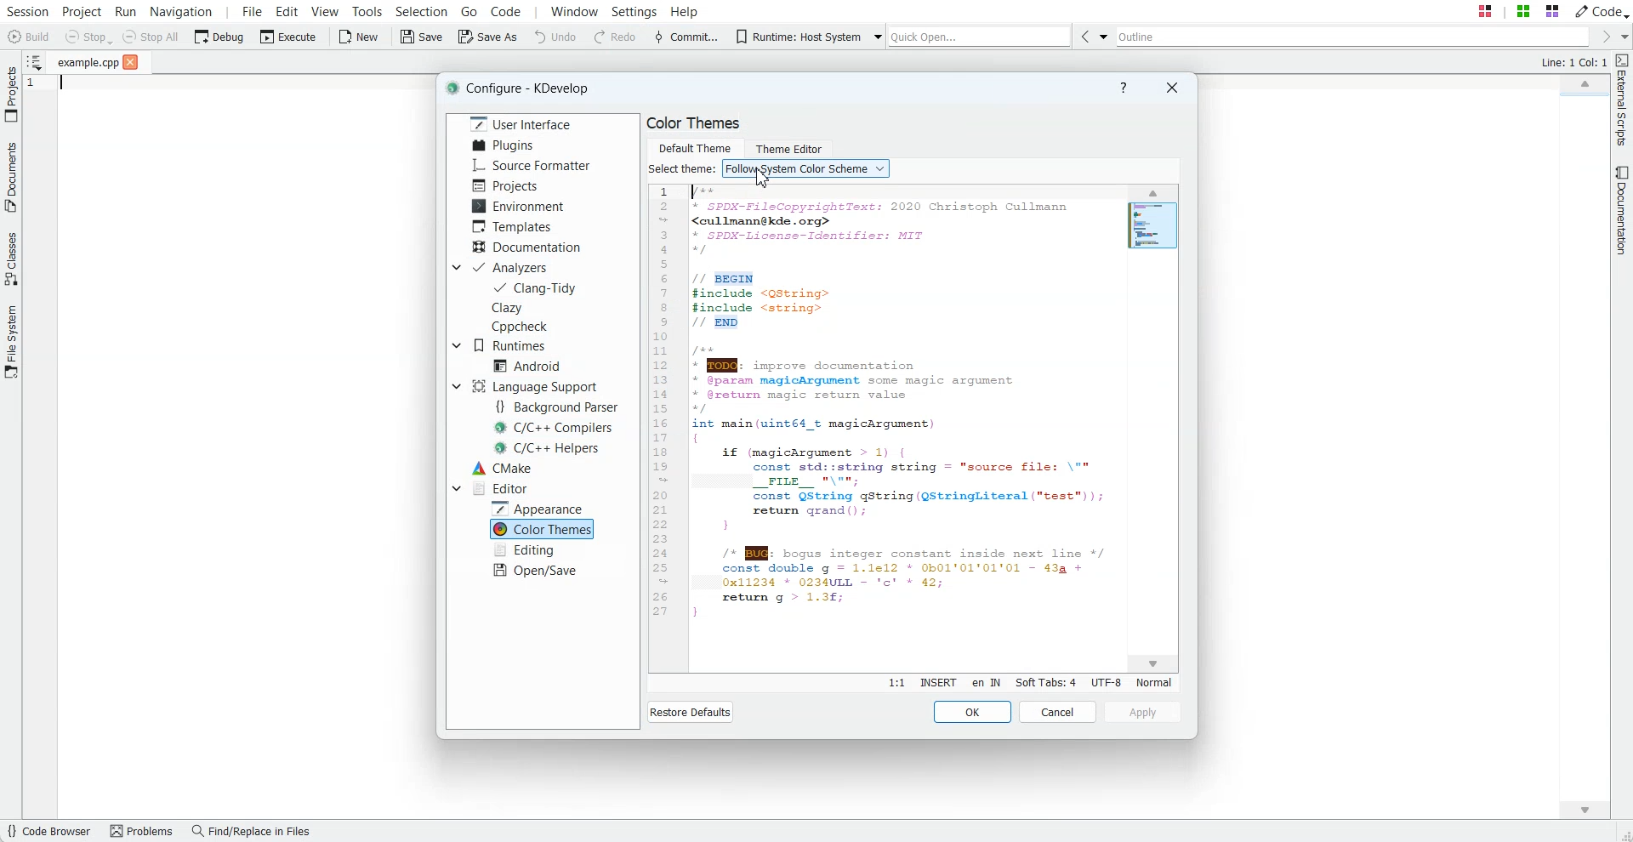 This screenshot has height=842, width=1633. What do you see at coordinates (1602, 37) in the screenshot?
I see `Go Forward` at bounding box center [1602, 37].